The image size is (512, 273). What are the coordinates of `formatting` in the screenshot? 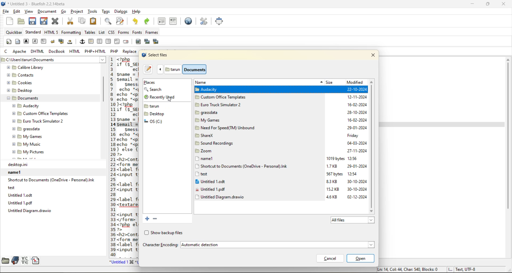 It's located at (71, 32).